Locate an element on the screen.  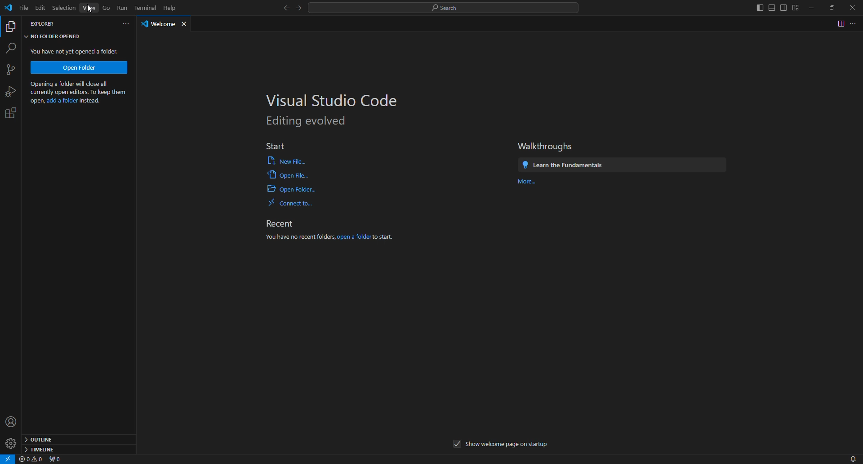
Open Folder is located at coordinates (292, 191).